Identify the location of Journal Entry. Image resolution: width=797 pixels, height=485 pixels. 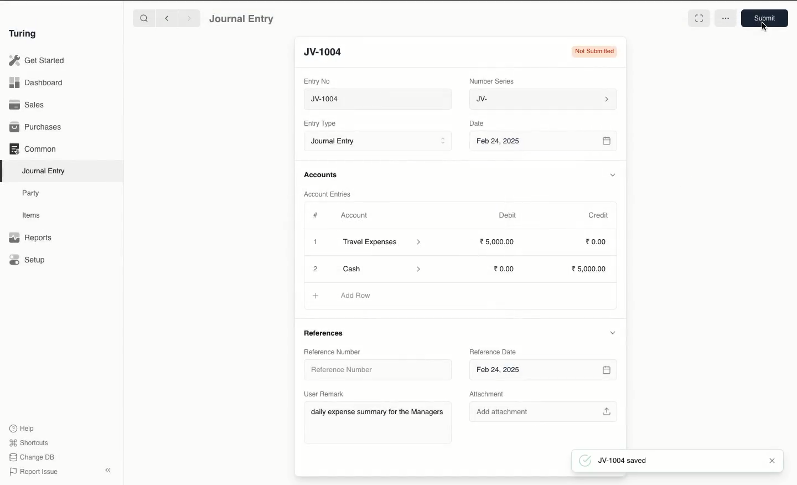
(242, 19).